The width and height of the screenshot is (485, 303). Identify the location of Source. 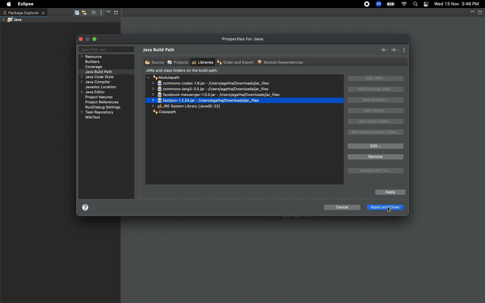
(154, 62).